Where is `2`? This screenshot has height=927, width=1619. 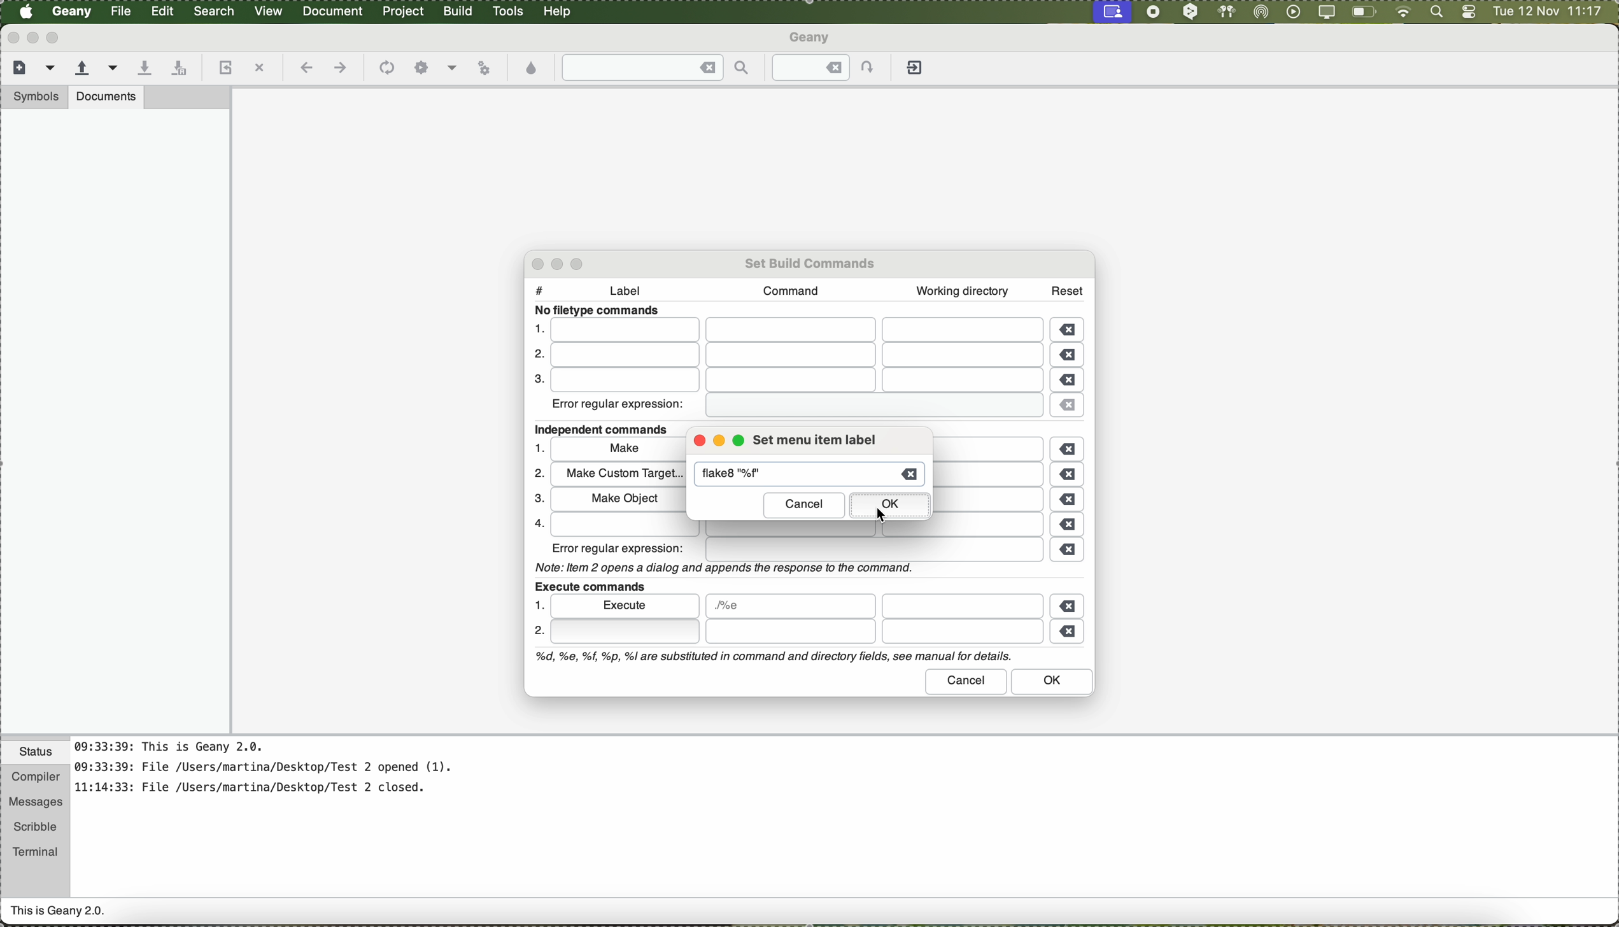
2 is located at coordinates (534, 355).